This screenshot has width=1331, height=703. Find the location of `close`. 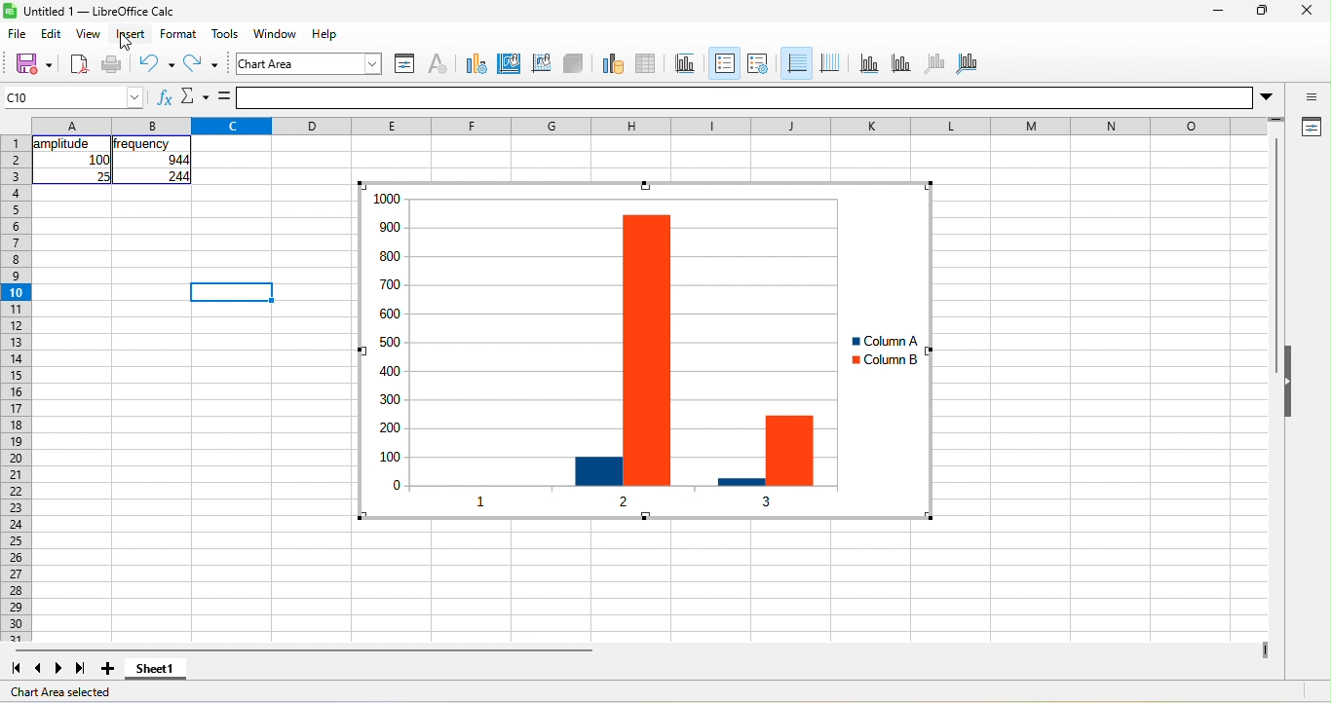

close is located at coordinates (1306, 13).